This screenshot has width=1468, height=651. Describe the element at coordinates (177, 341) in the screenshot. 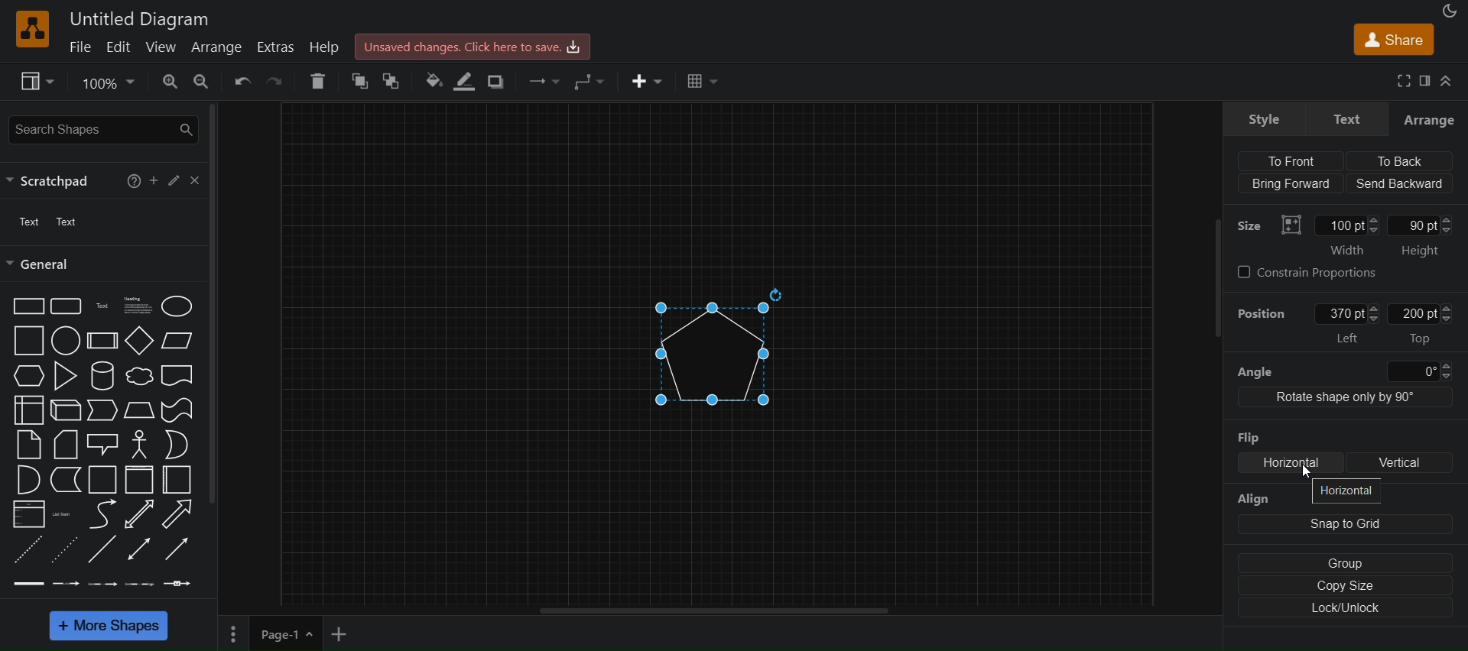

I see `Parallelogram` at that location.